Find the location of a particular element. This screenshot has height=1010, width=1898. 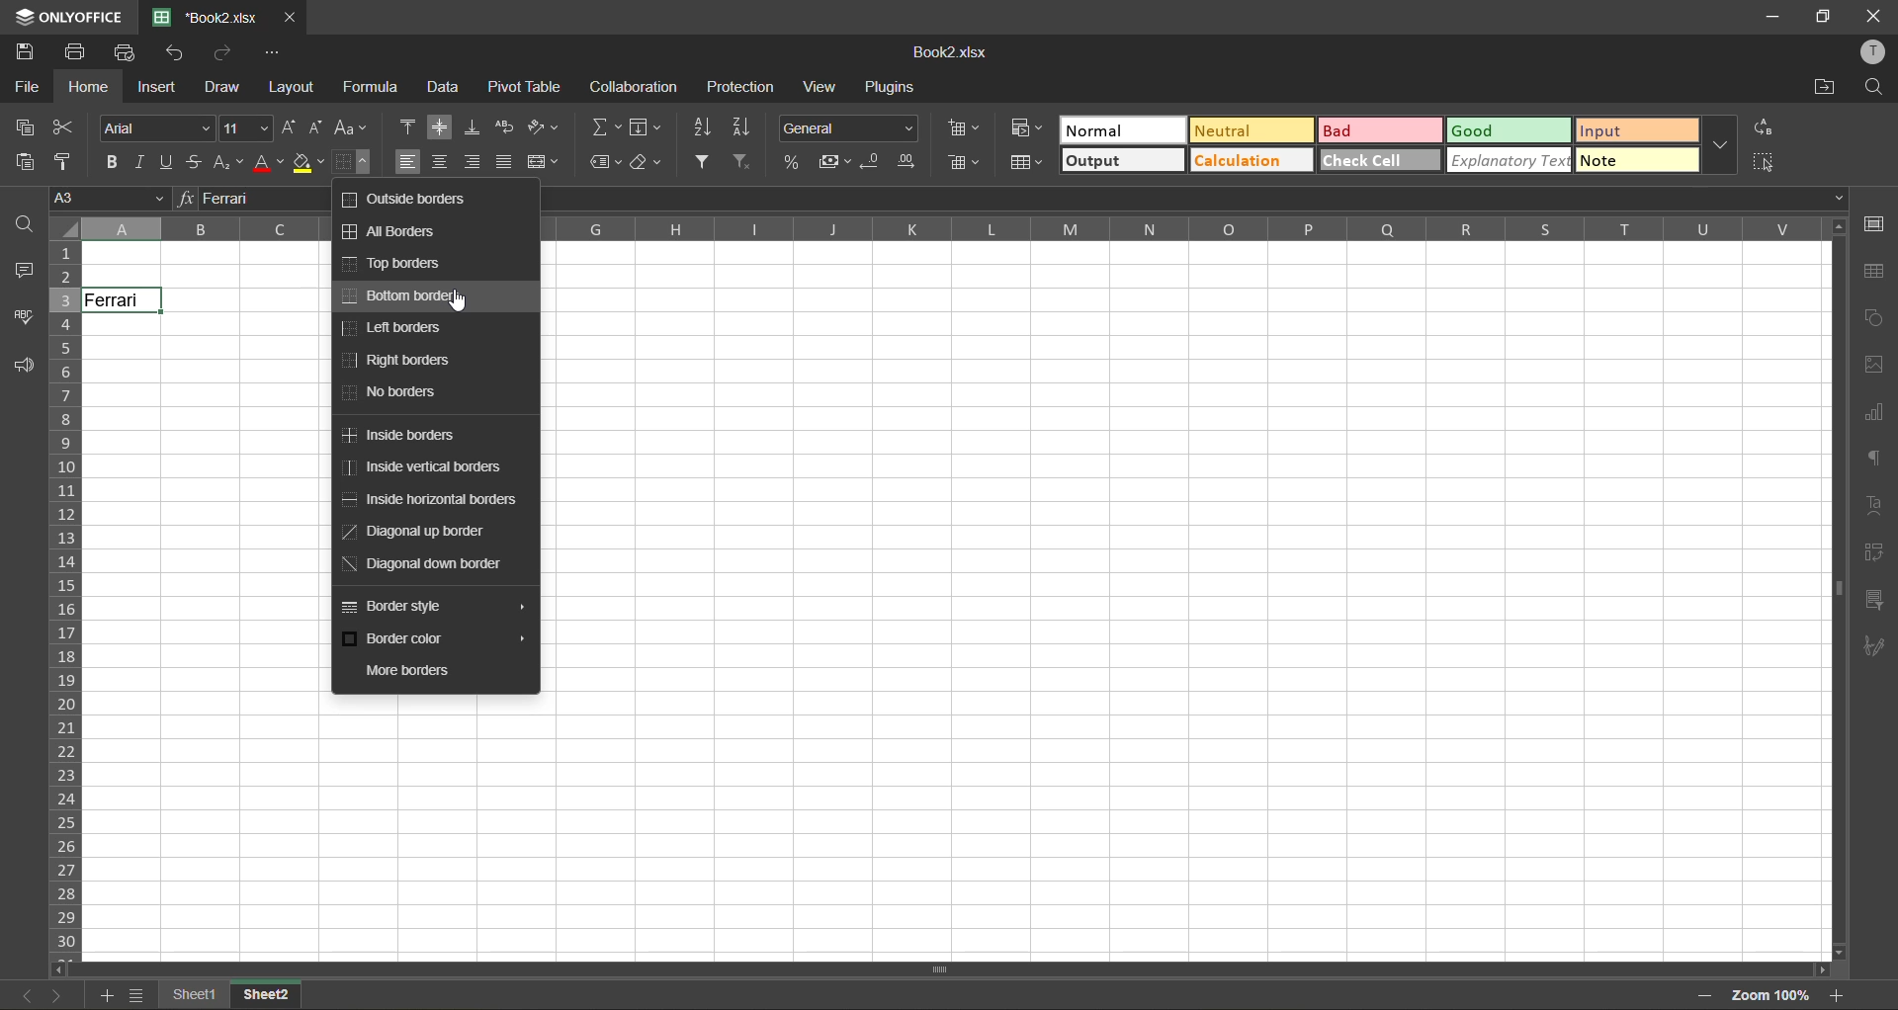

neutral is located at coordinates (1249, 130).